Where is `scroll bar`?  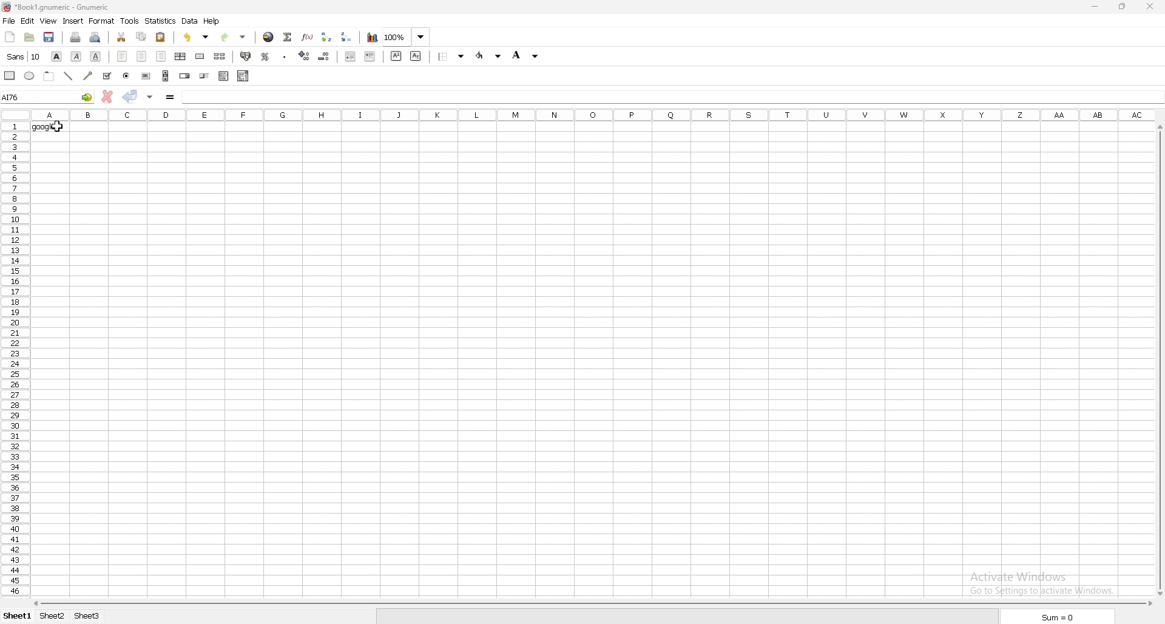 scroll bar is located at coordinates (166, 76).